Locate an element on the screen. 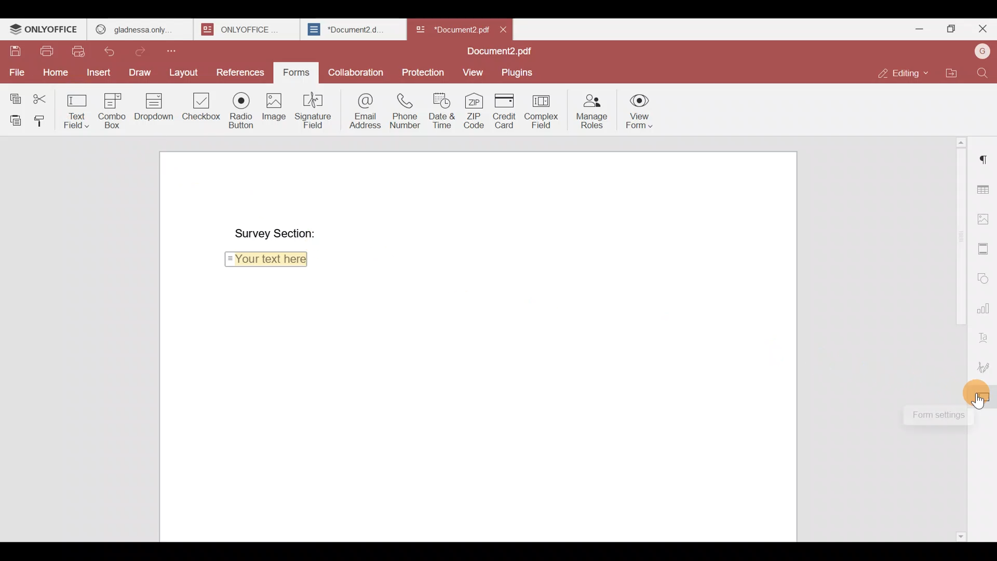 The image size is (997, 561). Dropdown is located at coordinates (152, 109).